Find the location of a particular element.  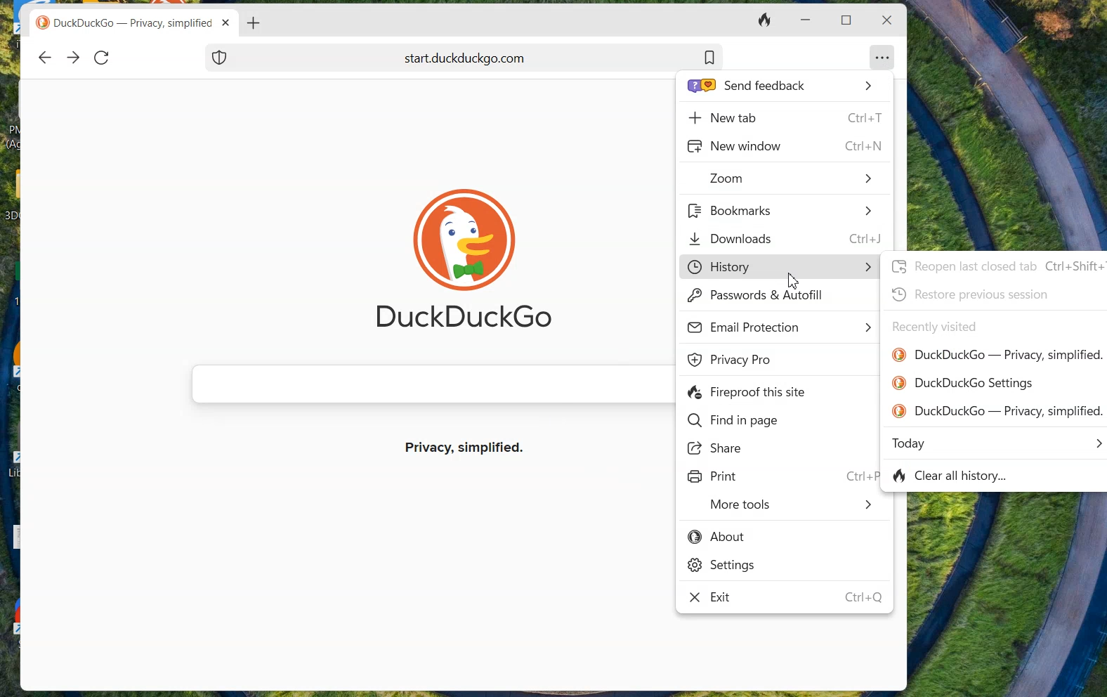

Minimize is located at coordinates (804, 21).